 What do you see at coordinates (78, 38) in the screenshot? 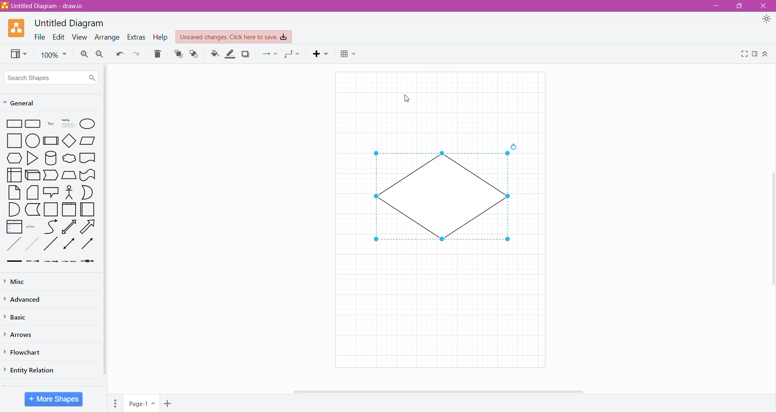
I see `View` at bounding box center [78, 38].